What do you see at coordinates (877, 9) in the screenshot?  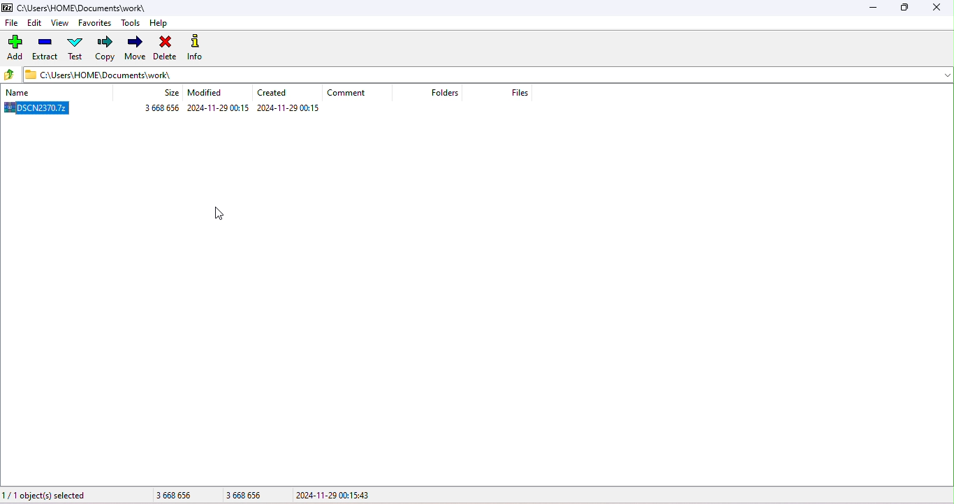 I see `minimize` at bounding box center [877, 9].